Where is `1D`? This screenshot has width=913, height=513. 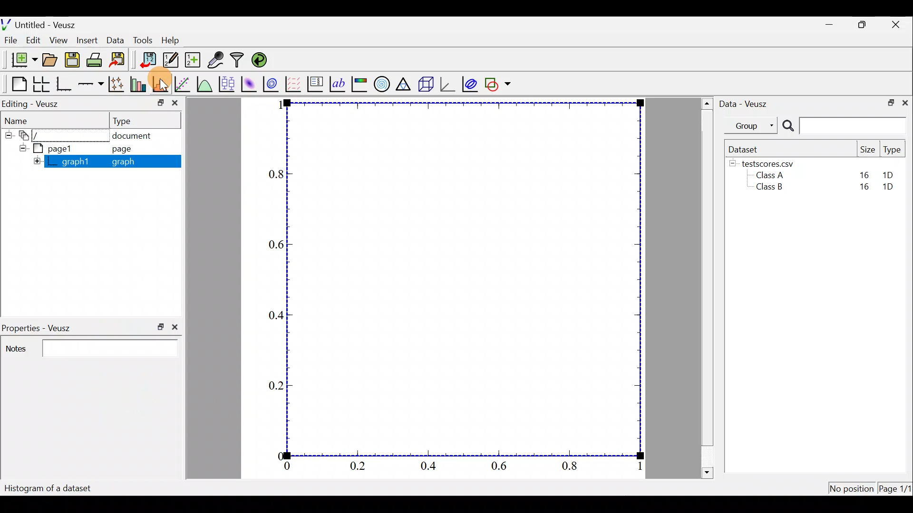 1D is located at coordinates (892, 188).